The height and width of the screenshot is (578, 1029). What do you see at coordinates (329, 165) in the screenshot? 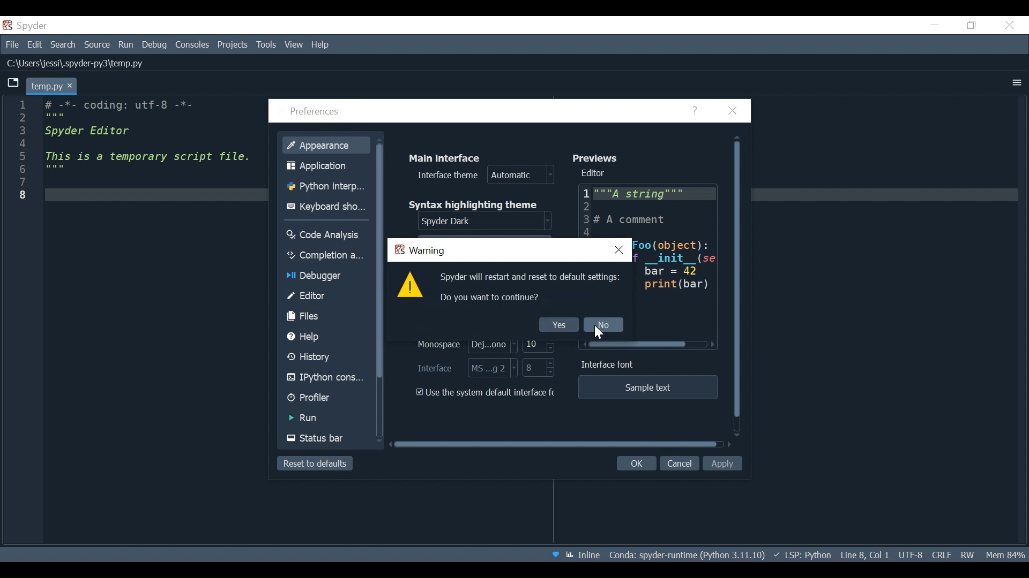
I see `Application` at bounding box center [329, 165].